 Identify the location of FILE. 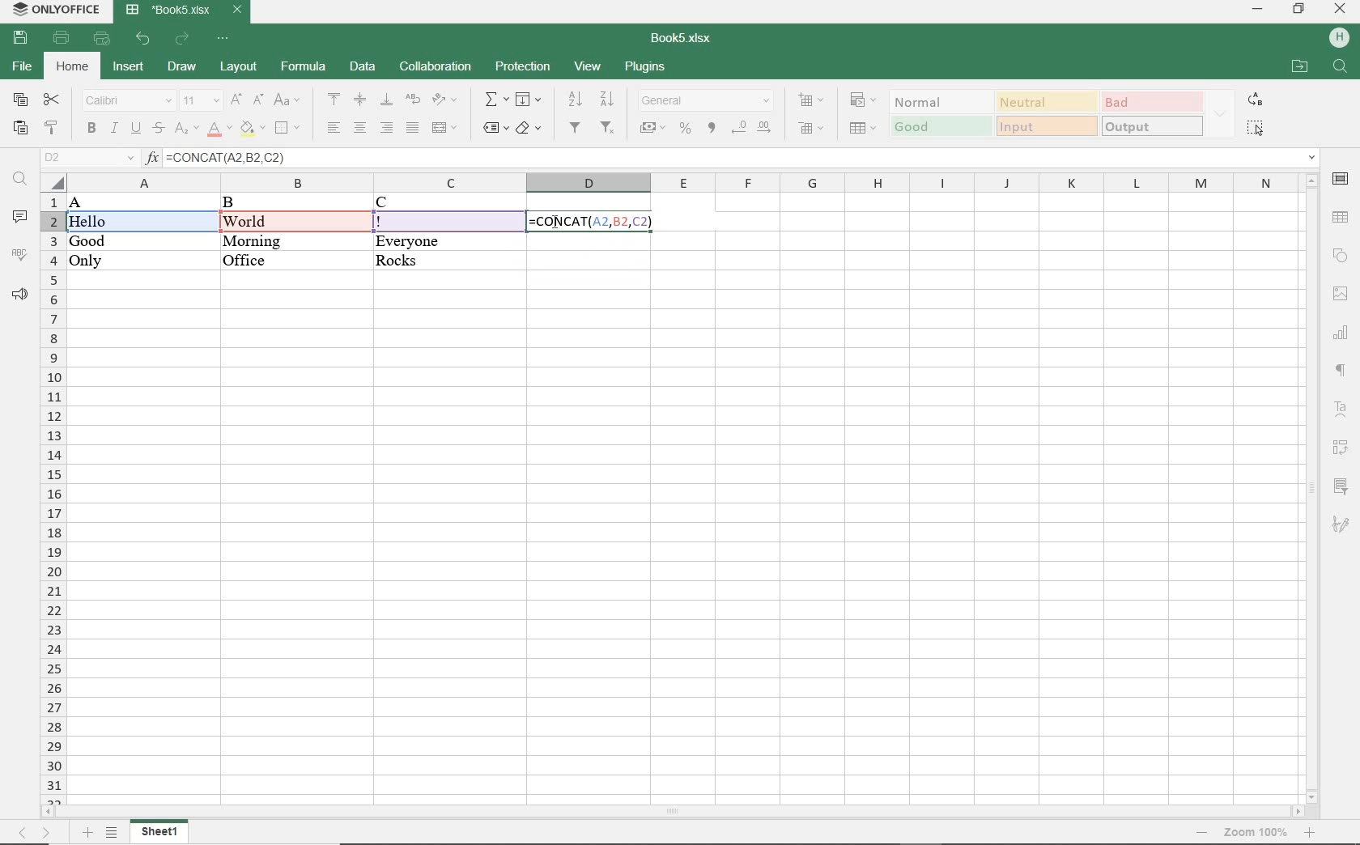
(23, 68).